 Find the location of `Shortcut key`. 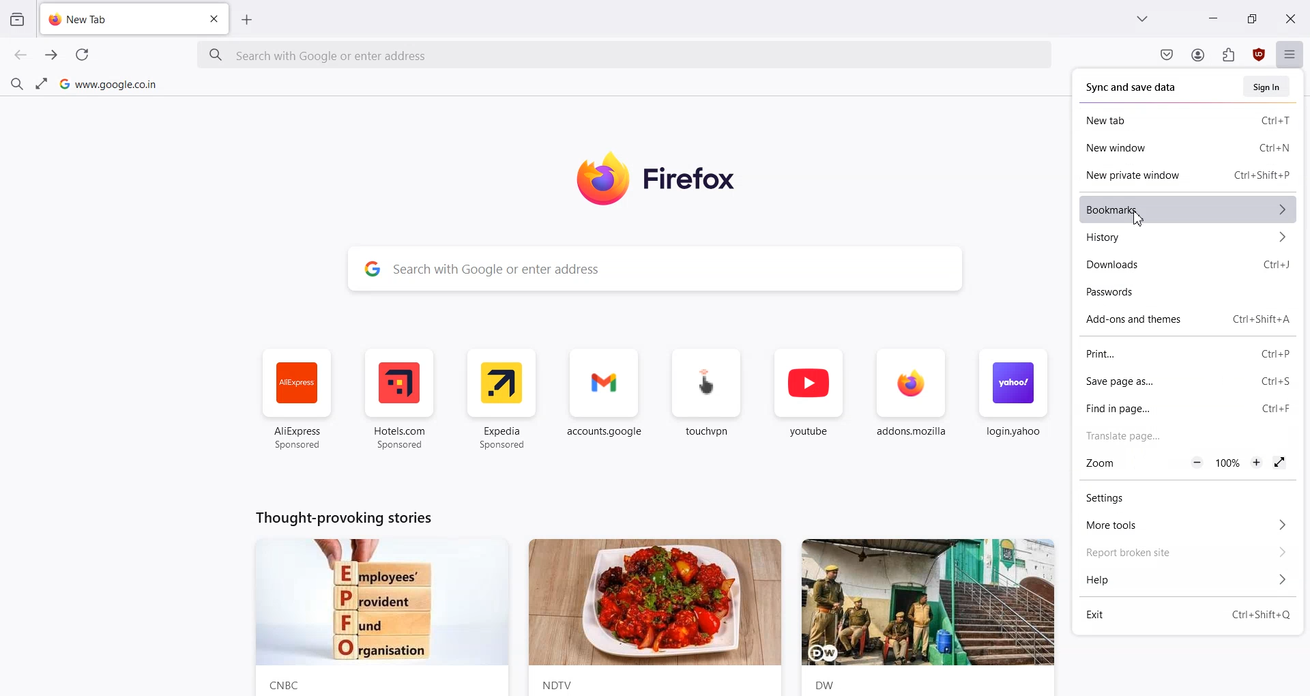

Shortcut key is located at coordinates (1265, 319).